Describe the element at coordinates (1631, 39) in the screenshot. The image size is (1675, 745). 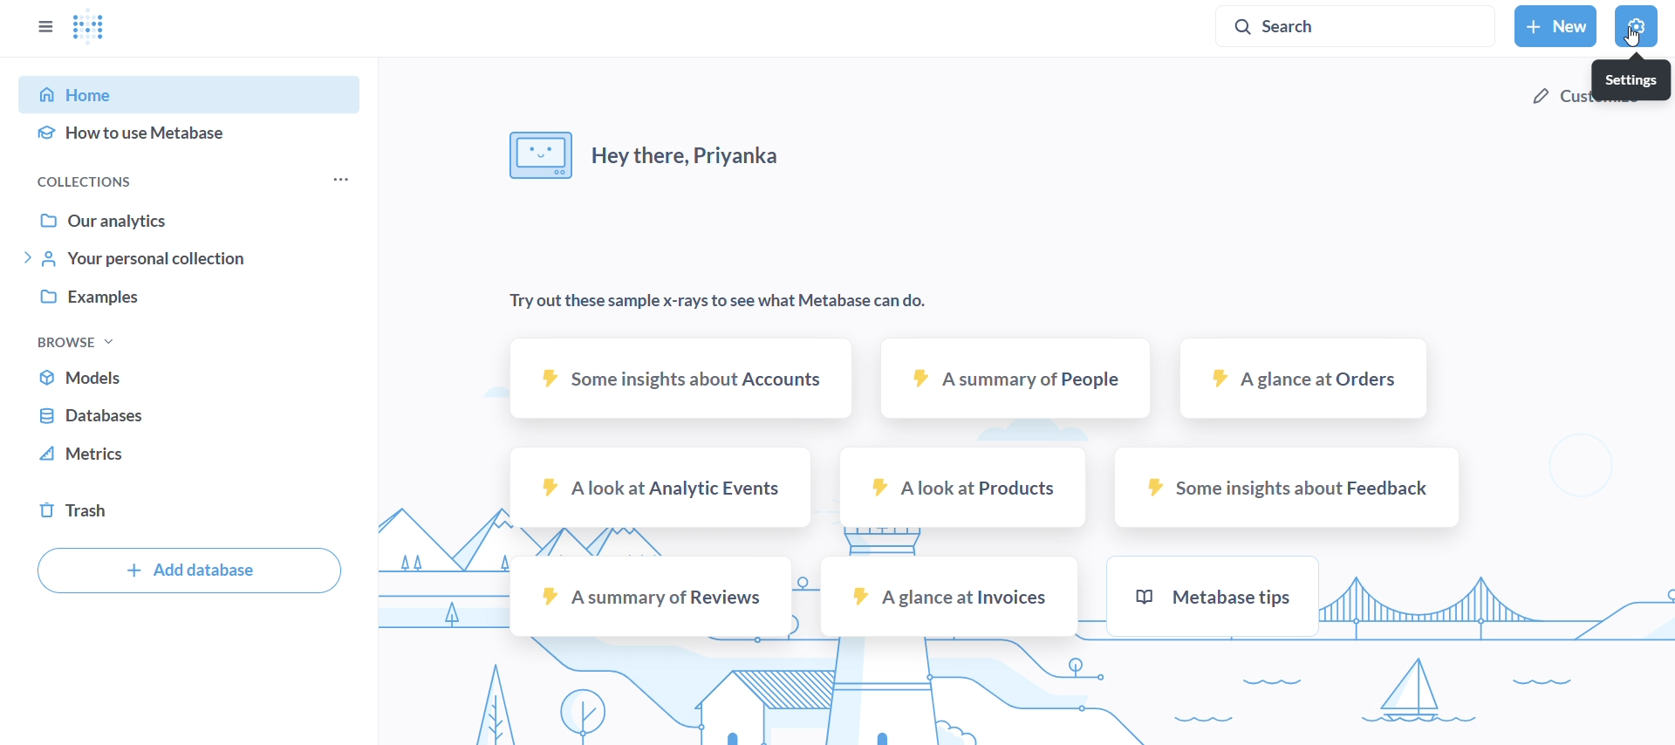
I see `Cursor` at that location.